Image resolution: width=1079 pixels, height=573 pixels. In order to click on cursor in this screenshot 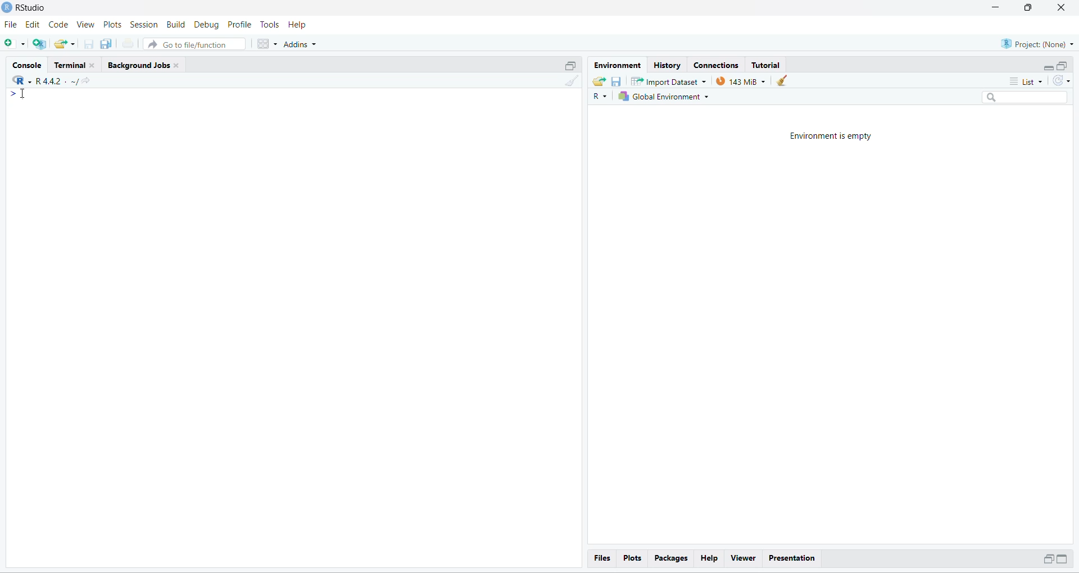, I will do `click(25, 94)`.